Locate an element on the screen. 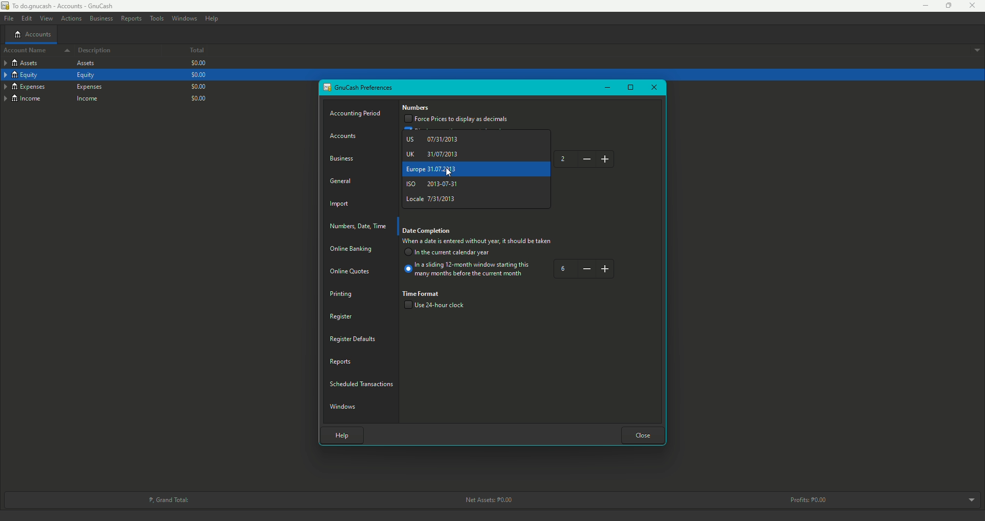  Europe Date is located at coordinates (433, 169).